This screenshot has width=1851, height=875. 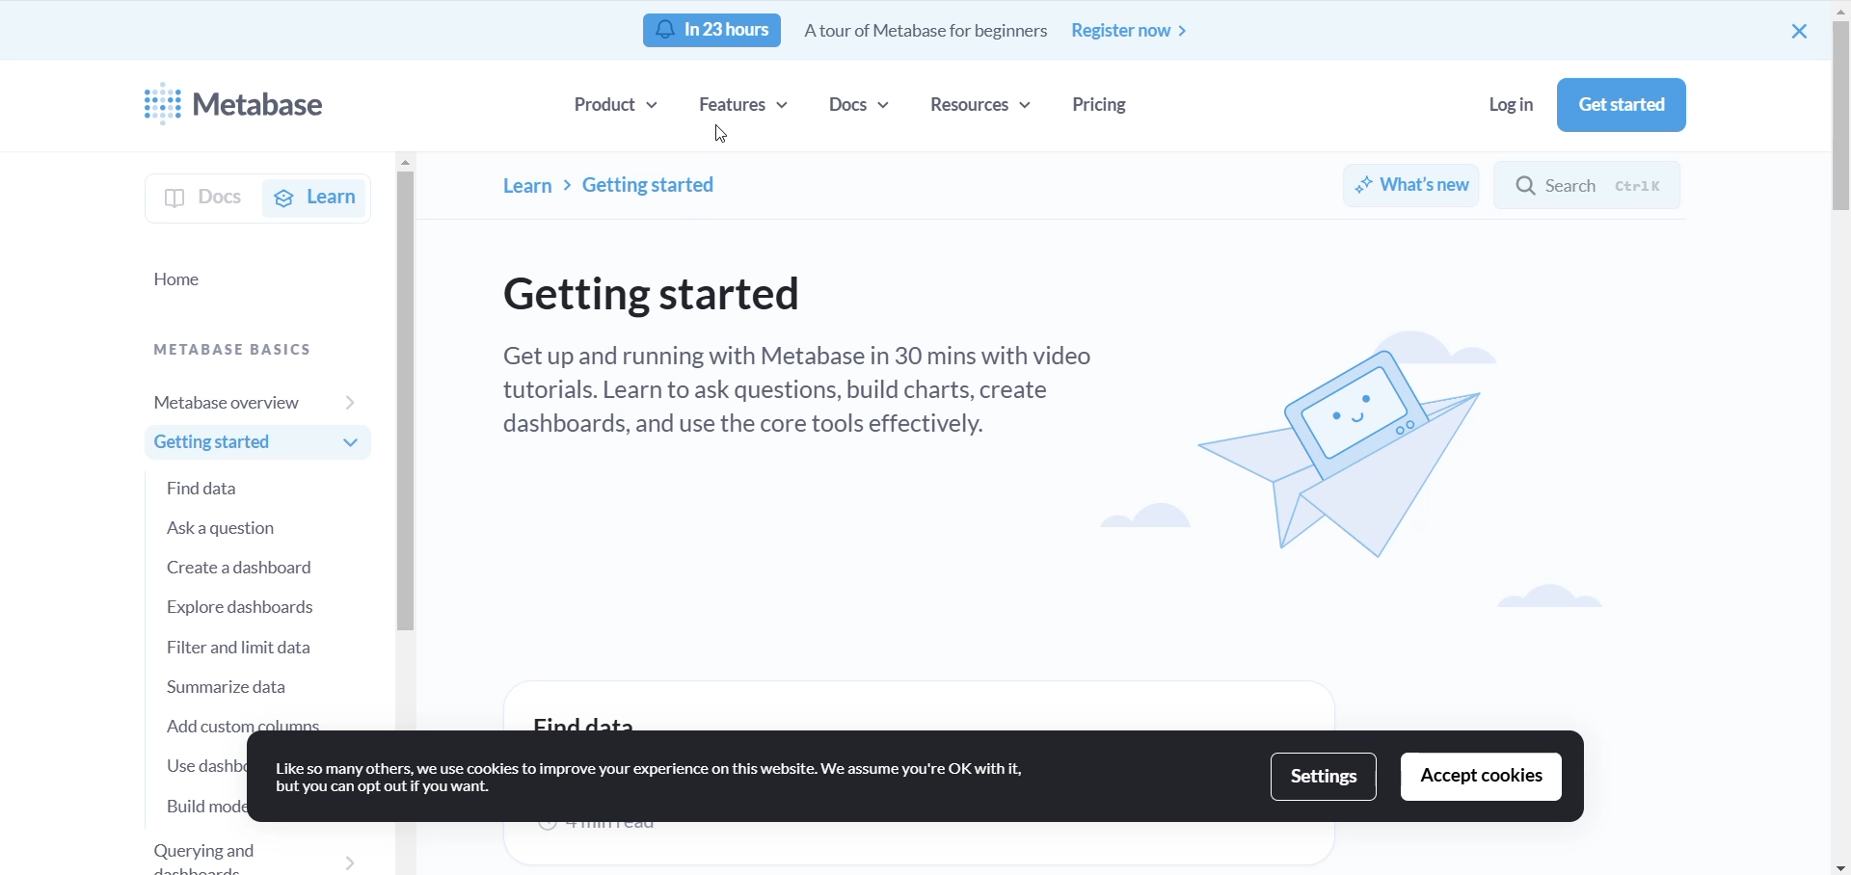 What do you see at coordinates (1104, 107) in the screenshot?
I see `pricing` at bounding box center [1104, 107].